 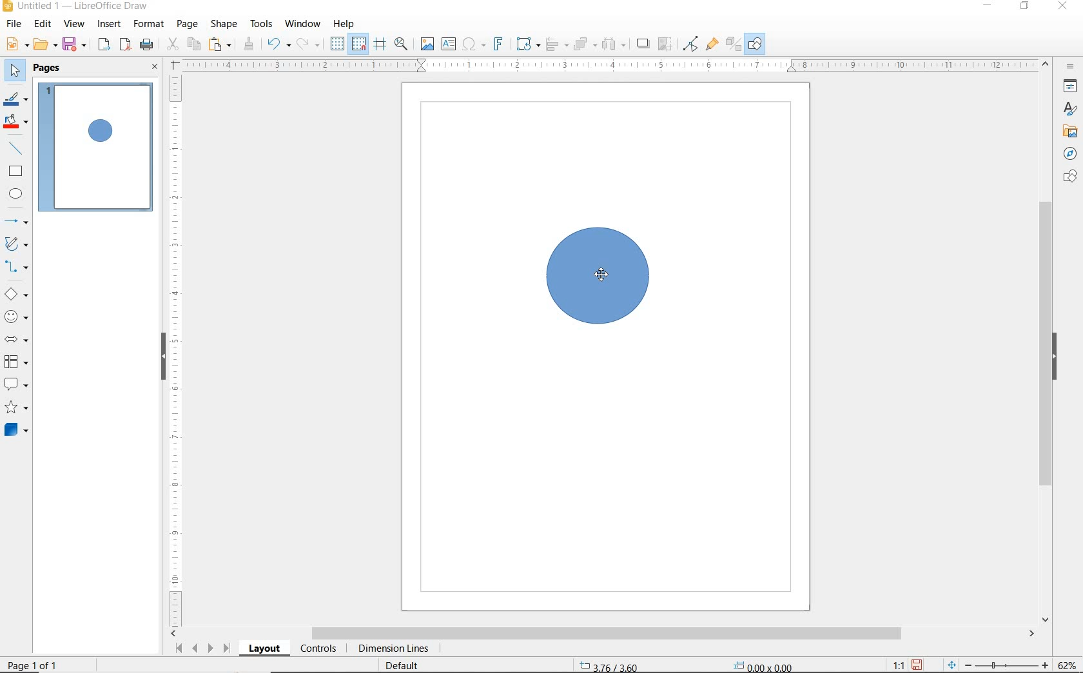 What do you see at coordinates (18, 293) in the screenshot?
I see `BASIC SHAPES` at bounding box center [18, 293].